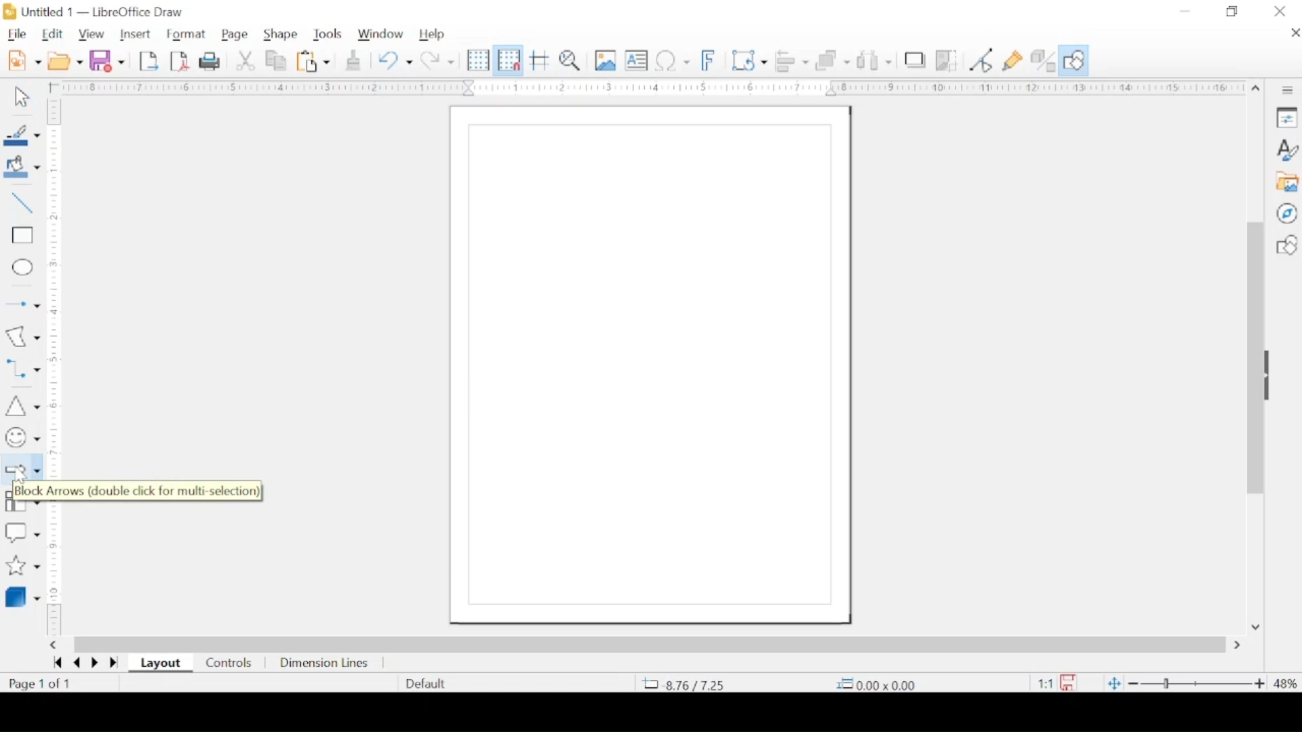  I want to click on align, so click(791, 60).